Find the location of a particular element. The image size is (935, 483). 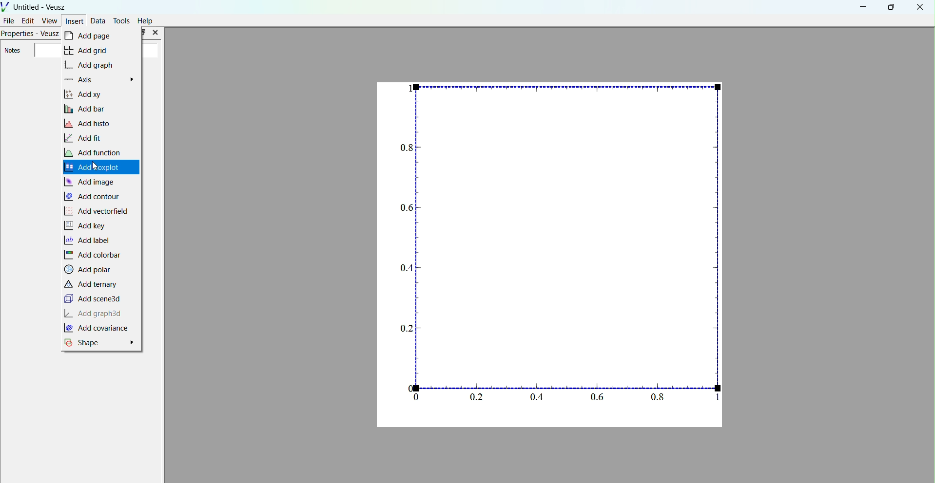

Add vectorfield is located at coordinates (96, 211).